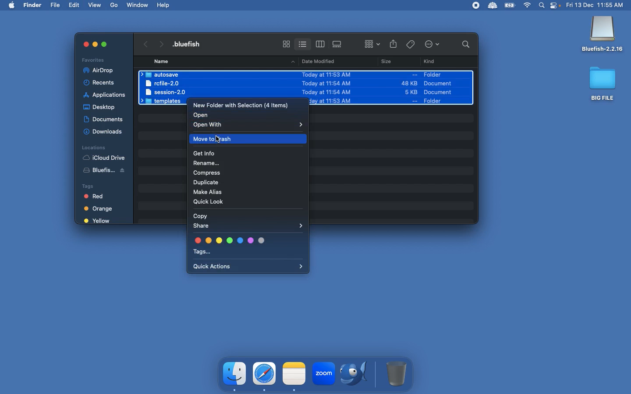 This screenshot has width=631, height=394. What do you see at coordinates (211, 202) in the screenshot?
I see `Quick look` at bounding box center [211, 202].